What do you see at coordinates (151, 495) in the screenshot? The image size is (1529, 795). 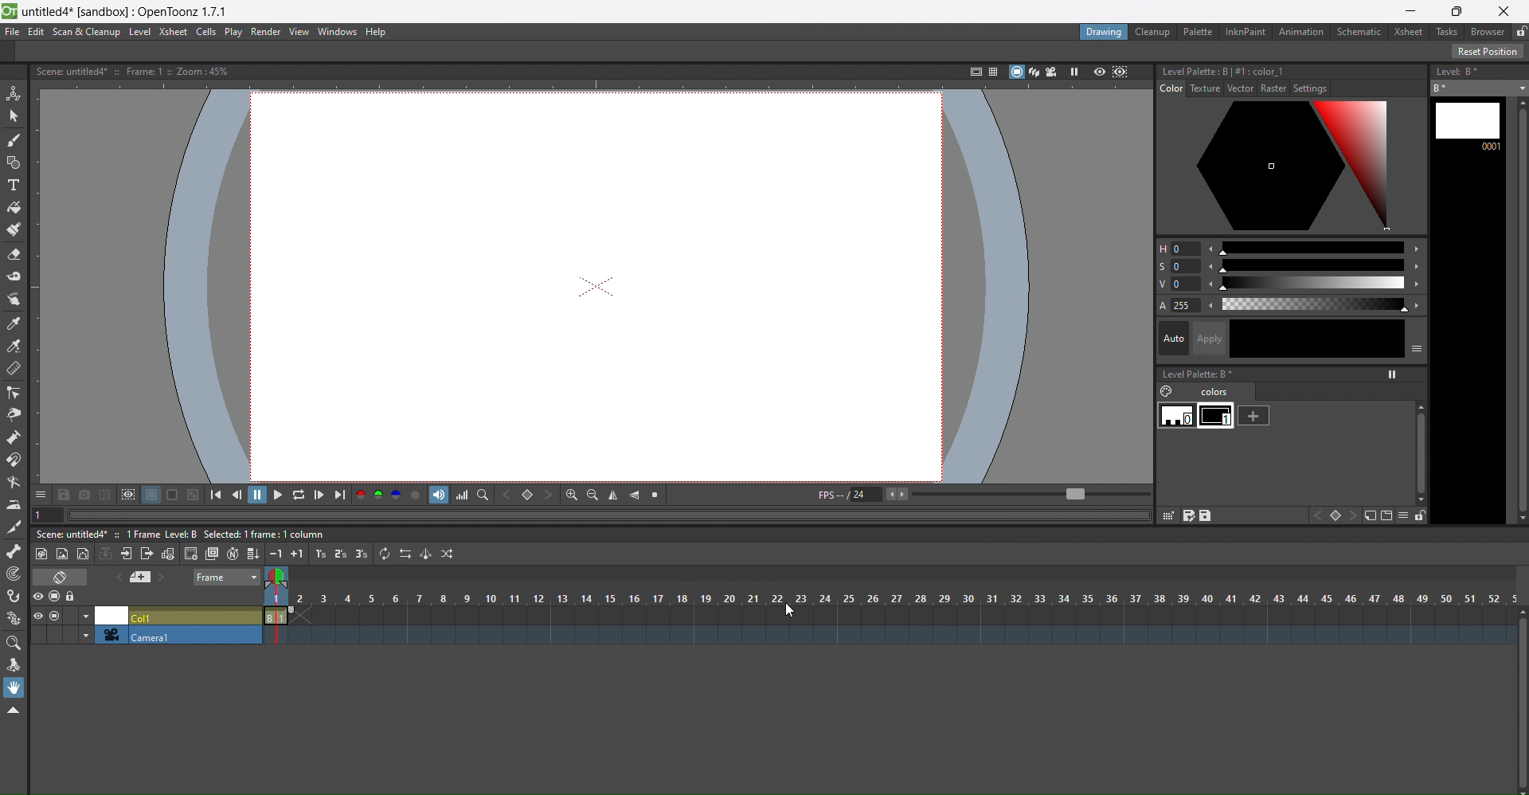 I see `tool` at bounding box center [151, 495].